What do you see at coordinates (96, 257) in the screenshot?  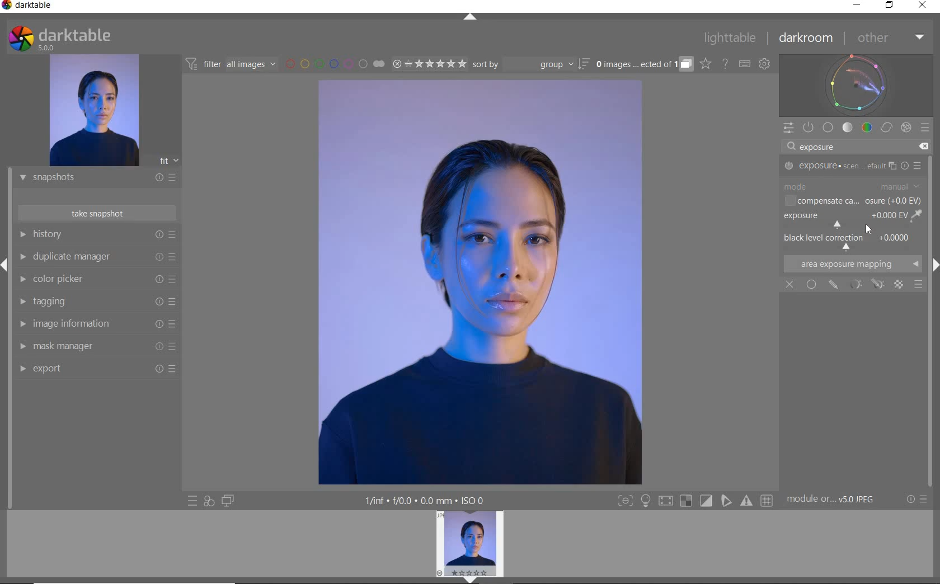 I see `DUPLICATE MANAGER` at bounding box center [96, 257].